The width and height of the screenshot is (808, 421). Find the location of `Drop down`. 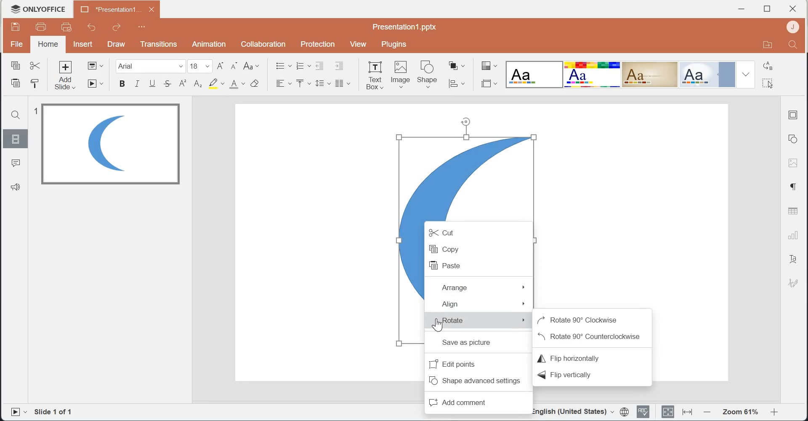

Drop down is located at coordinates (745, 74).